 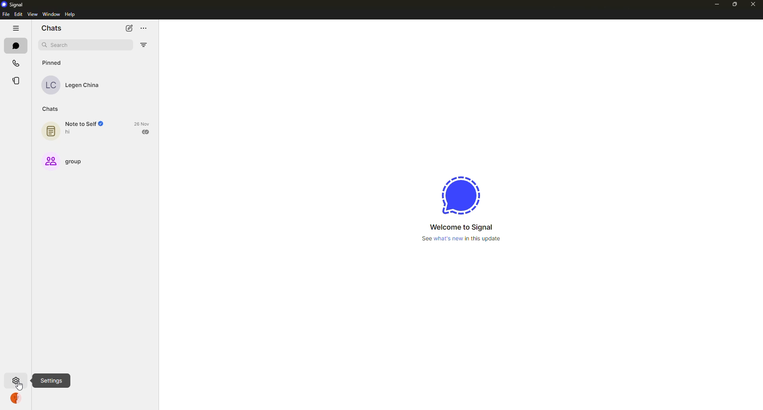 What do you see at coordinates (52, 109) in the screenshot?
I see `chats` at bounding box center [52, 109].